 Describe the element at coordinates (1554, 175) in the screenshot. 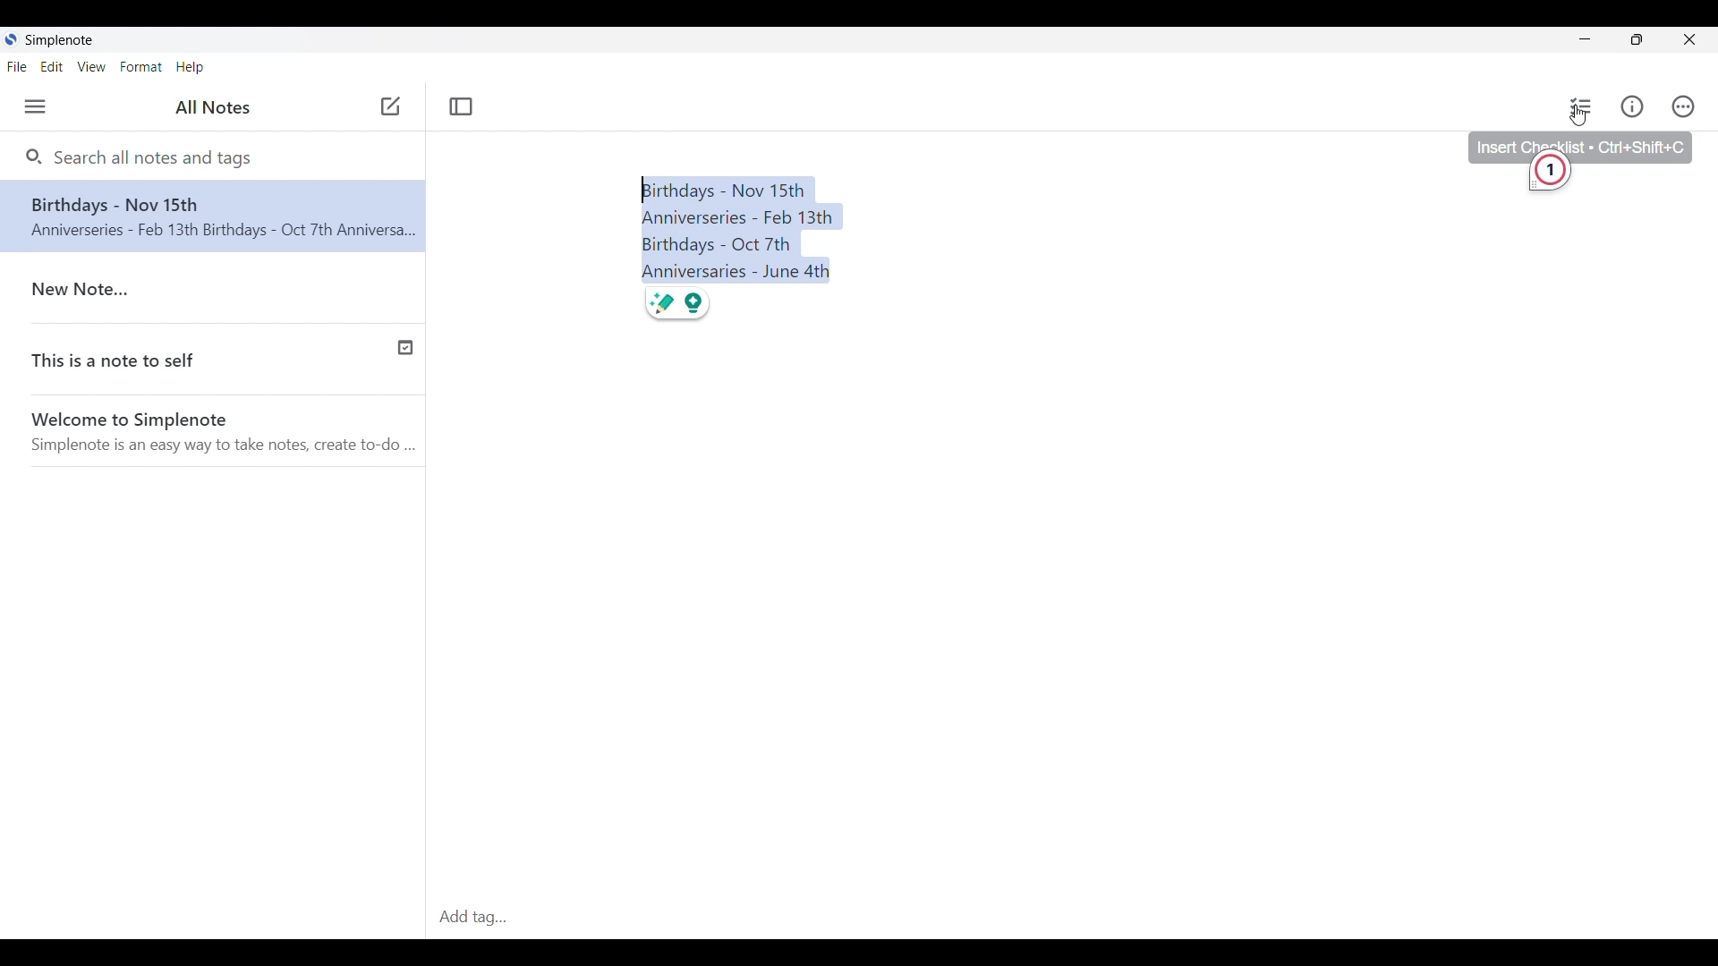

I see `Grammarly extension detecting 1 required change ` at that location.